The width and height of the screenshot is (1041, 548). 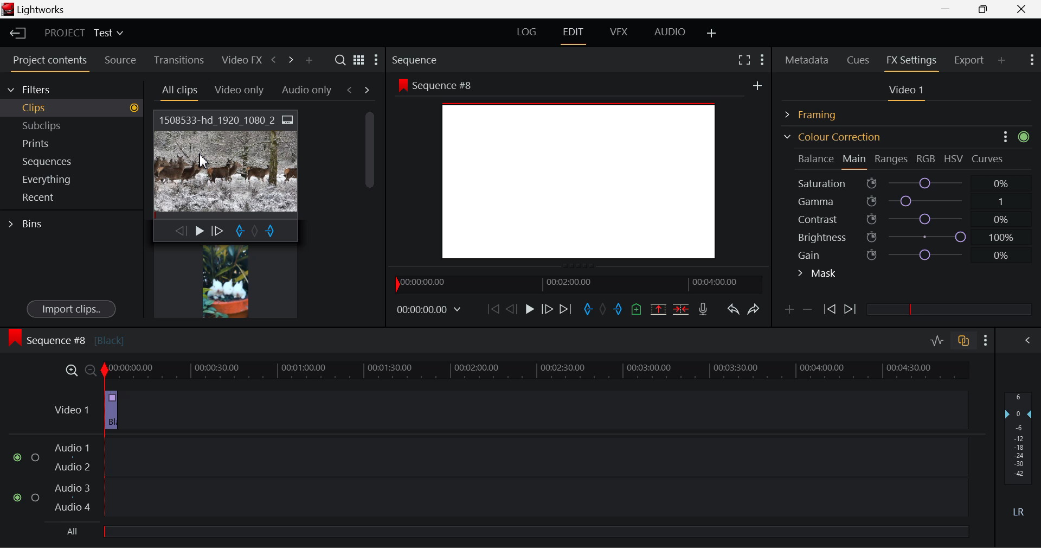 I want to click on Show Settings, so click(x=375, y=62).